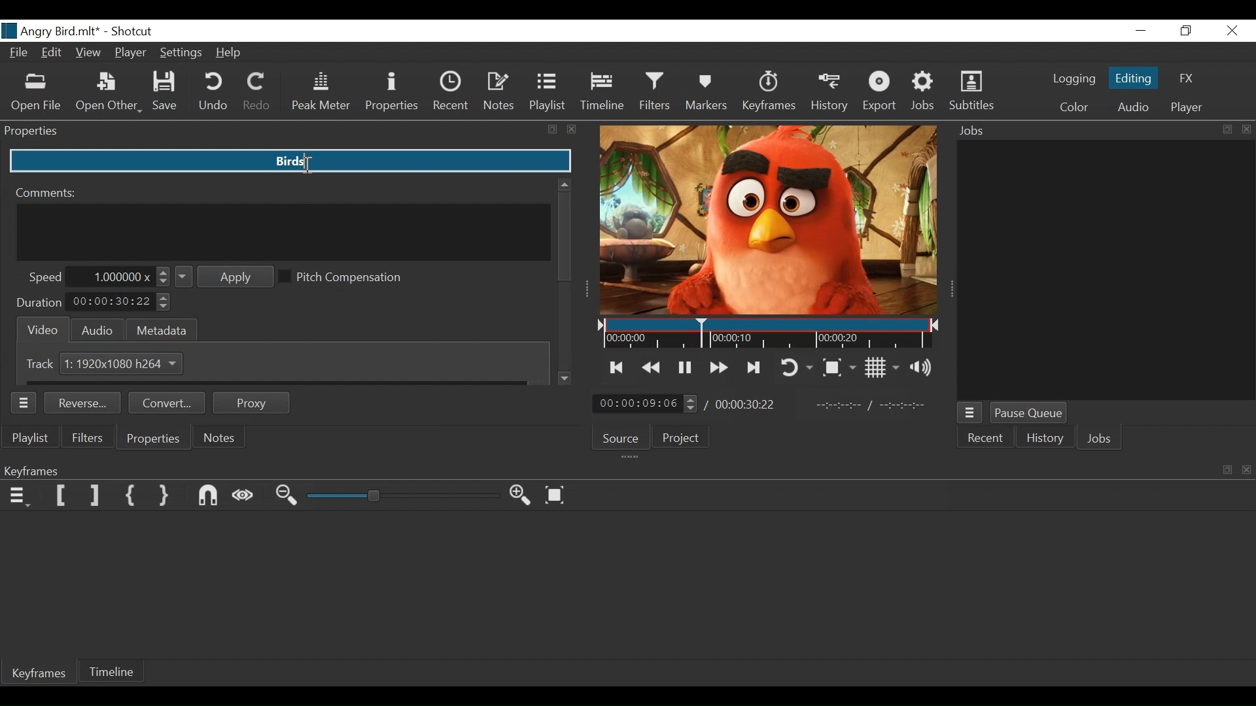  I want to click on Size, so click(123, 363).